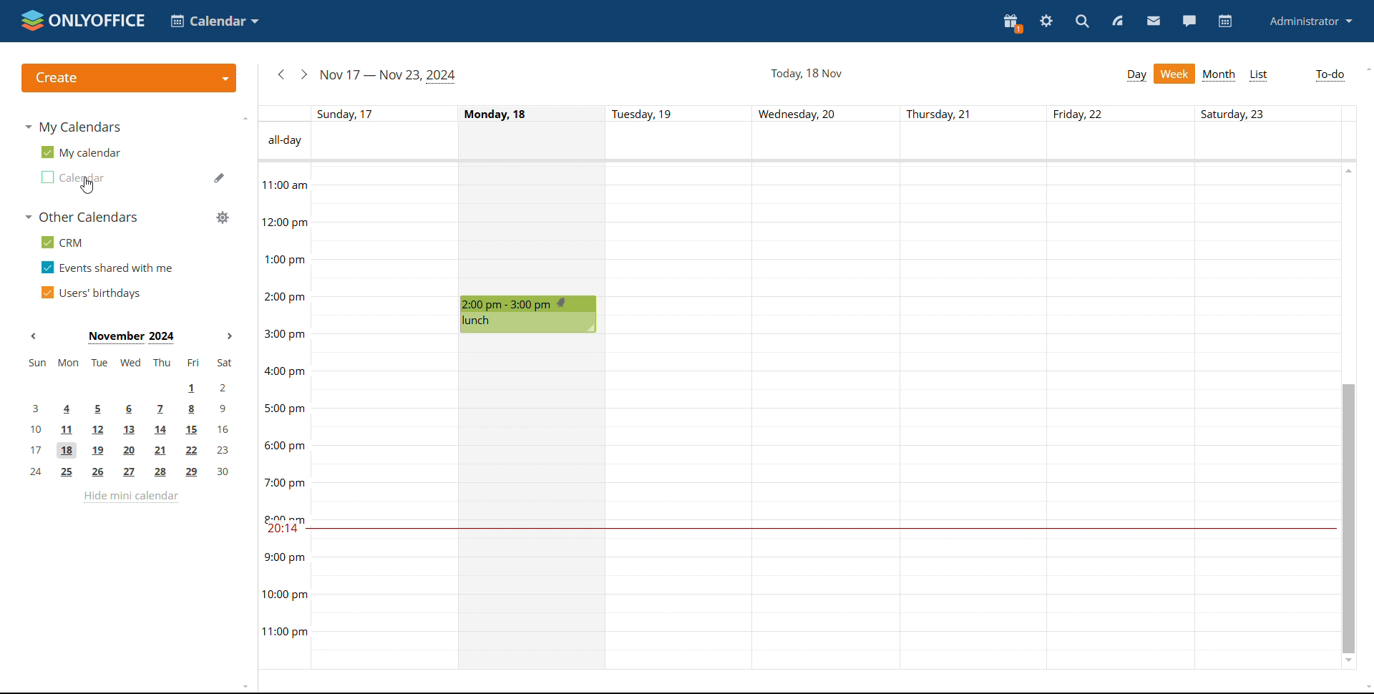 This screenshot has width=1374, height=694. I want to click on Wednesday, so click(828, 418).